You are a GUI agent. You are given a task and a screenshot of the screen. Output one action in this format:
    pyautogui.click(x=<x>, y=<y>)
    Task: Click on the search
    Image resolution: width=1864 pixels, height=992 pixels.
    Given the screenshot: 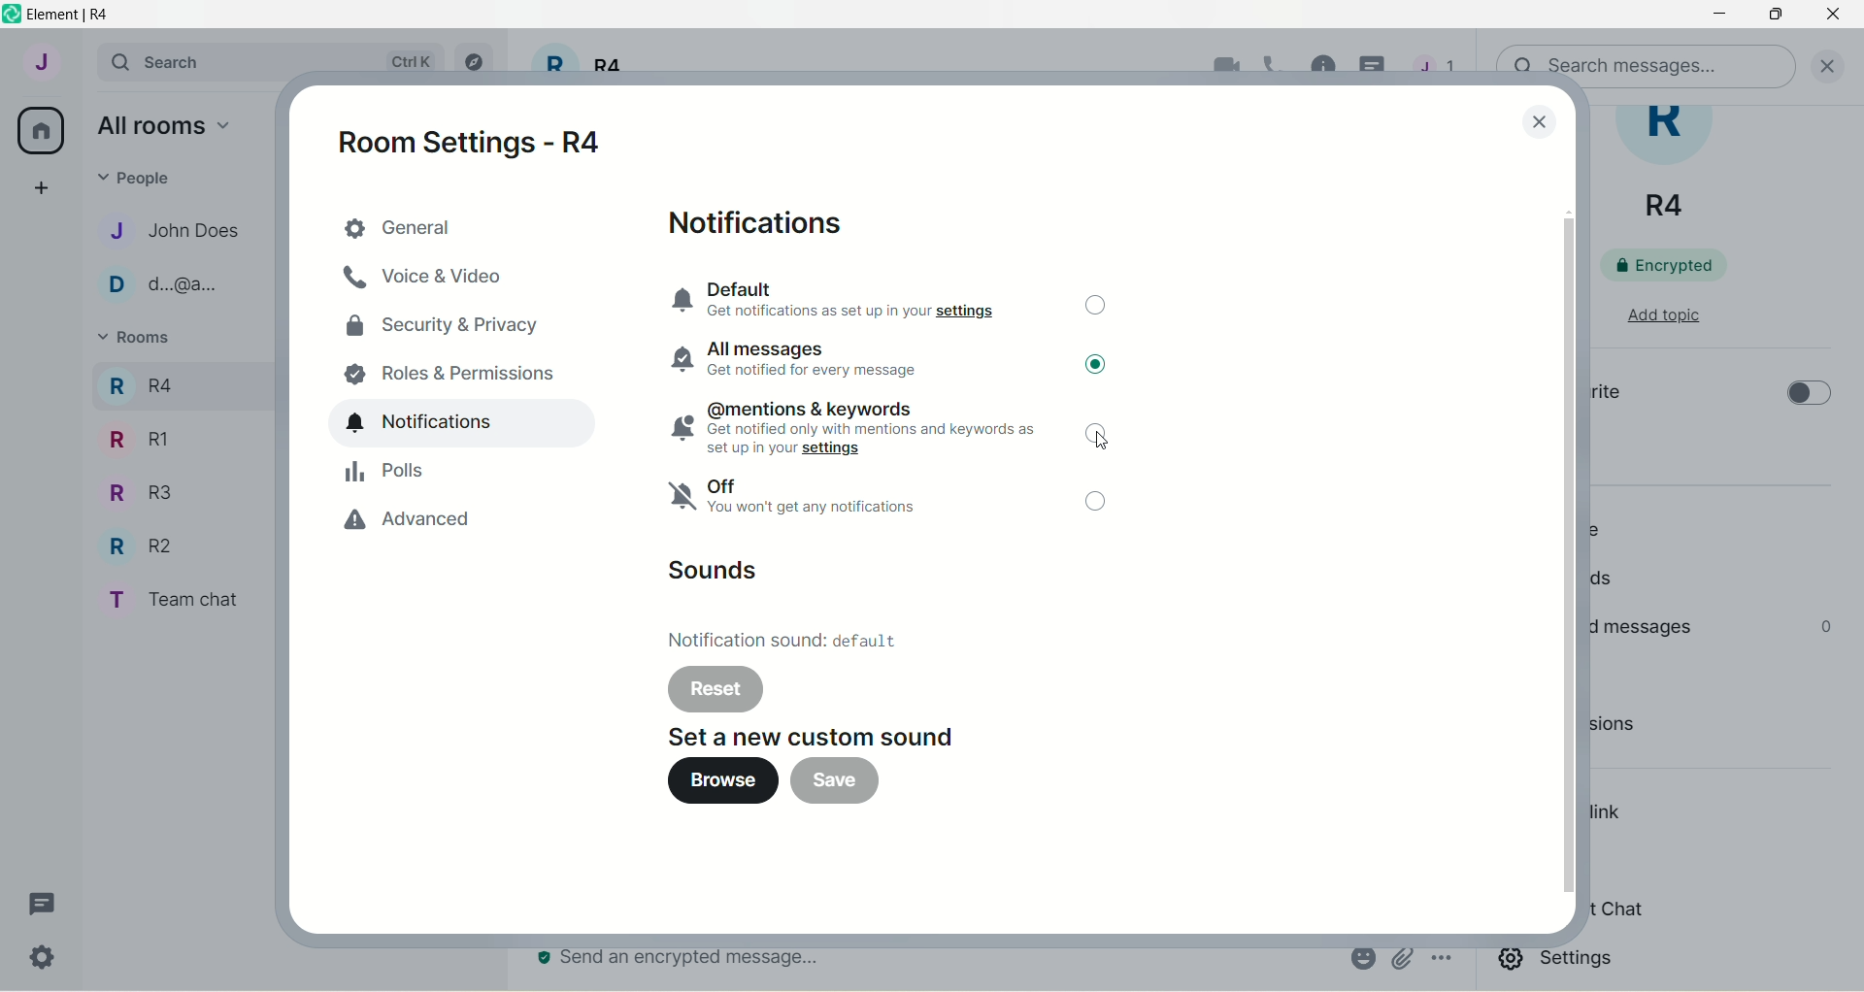 What is the action you would take?
    pyautogui.click(x=178, y=60)
    